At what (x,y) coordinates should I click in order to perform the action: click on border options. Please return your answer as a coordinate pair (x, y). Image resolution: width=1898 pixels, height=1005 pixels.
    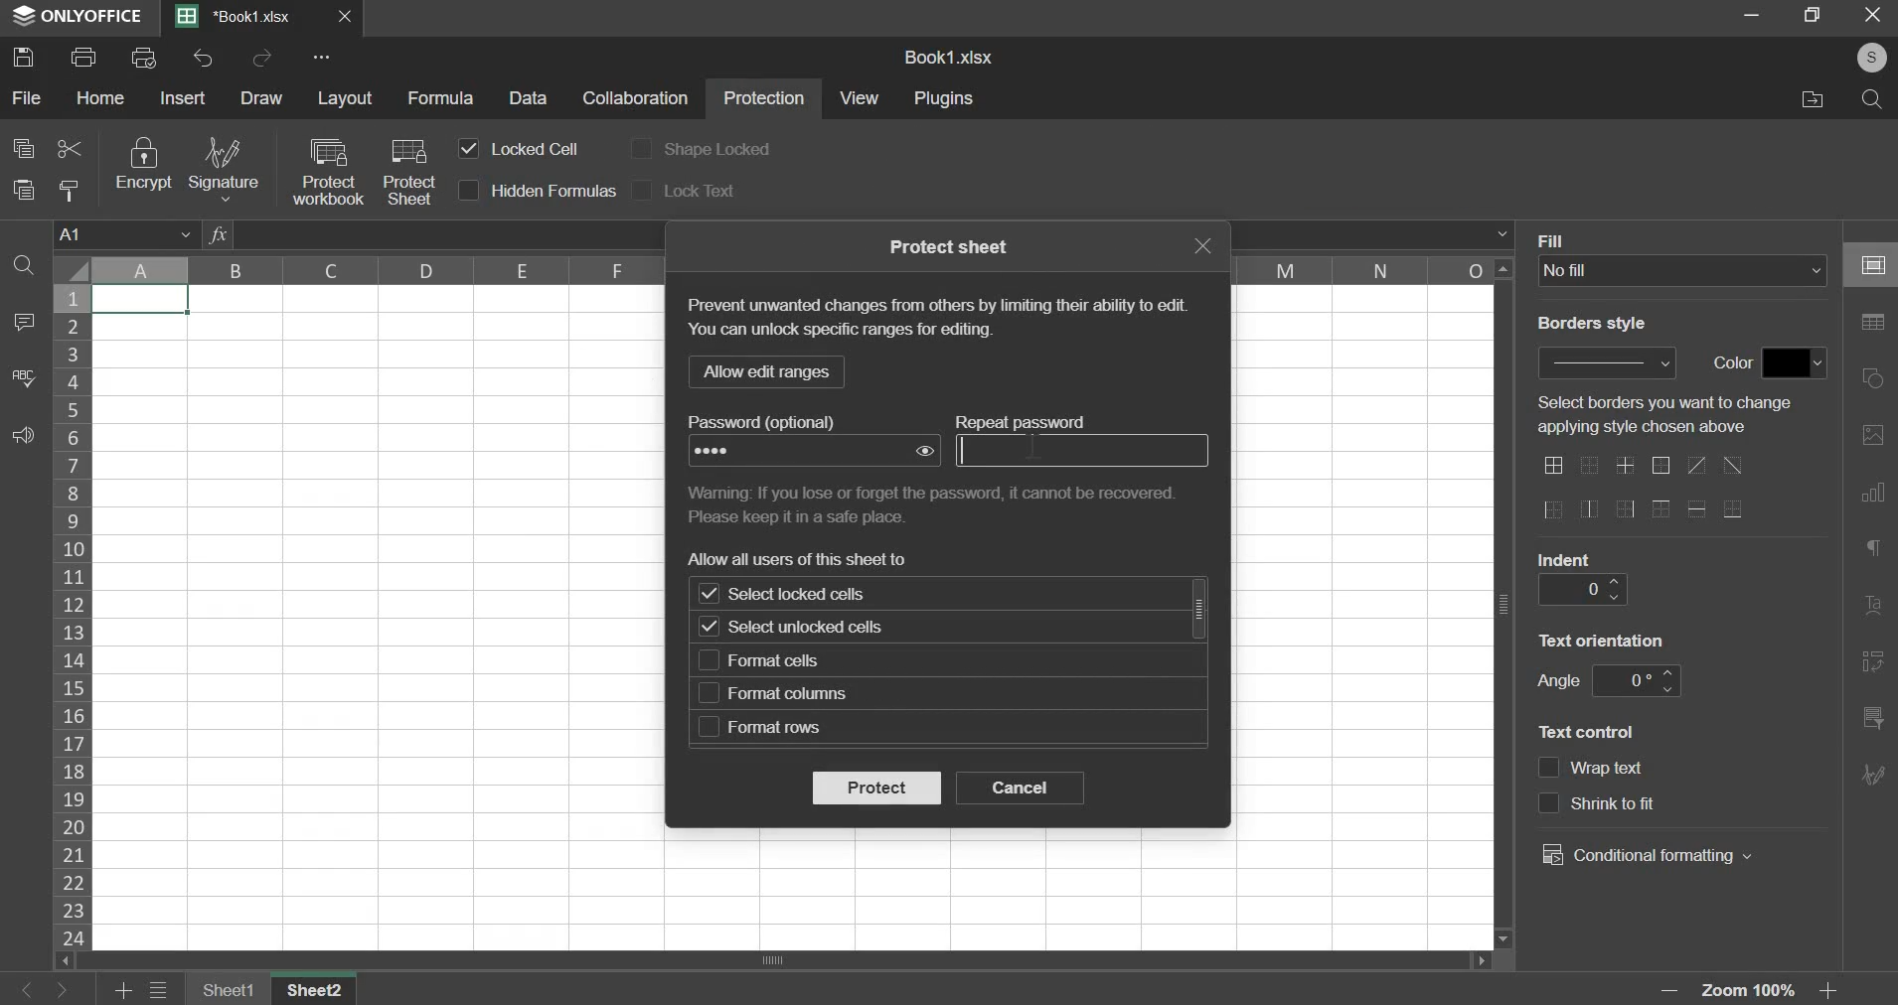
    Looking at the image, I should click on (1627, 466).